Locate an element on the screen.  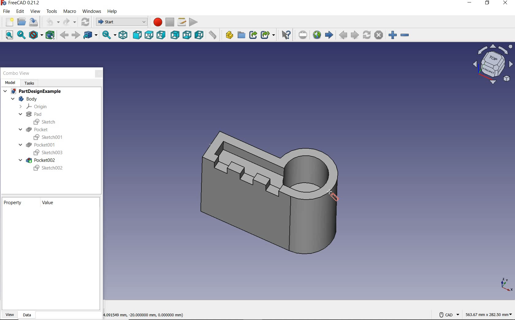
fit all is located at coordinates (7, 36).